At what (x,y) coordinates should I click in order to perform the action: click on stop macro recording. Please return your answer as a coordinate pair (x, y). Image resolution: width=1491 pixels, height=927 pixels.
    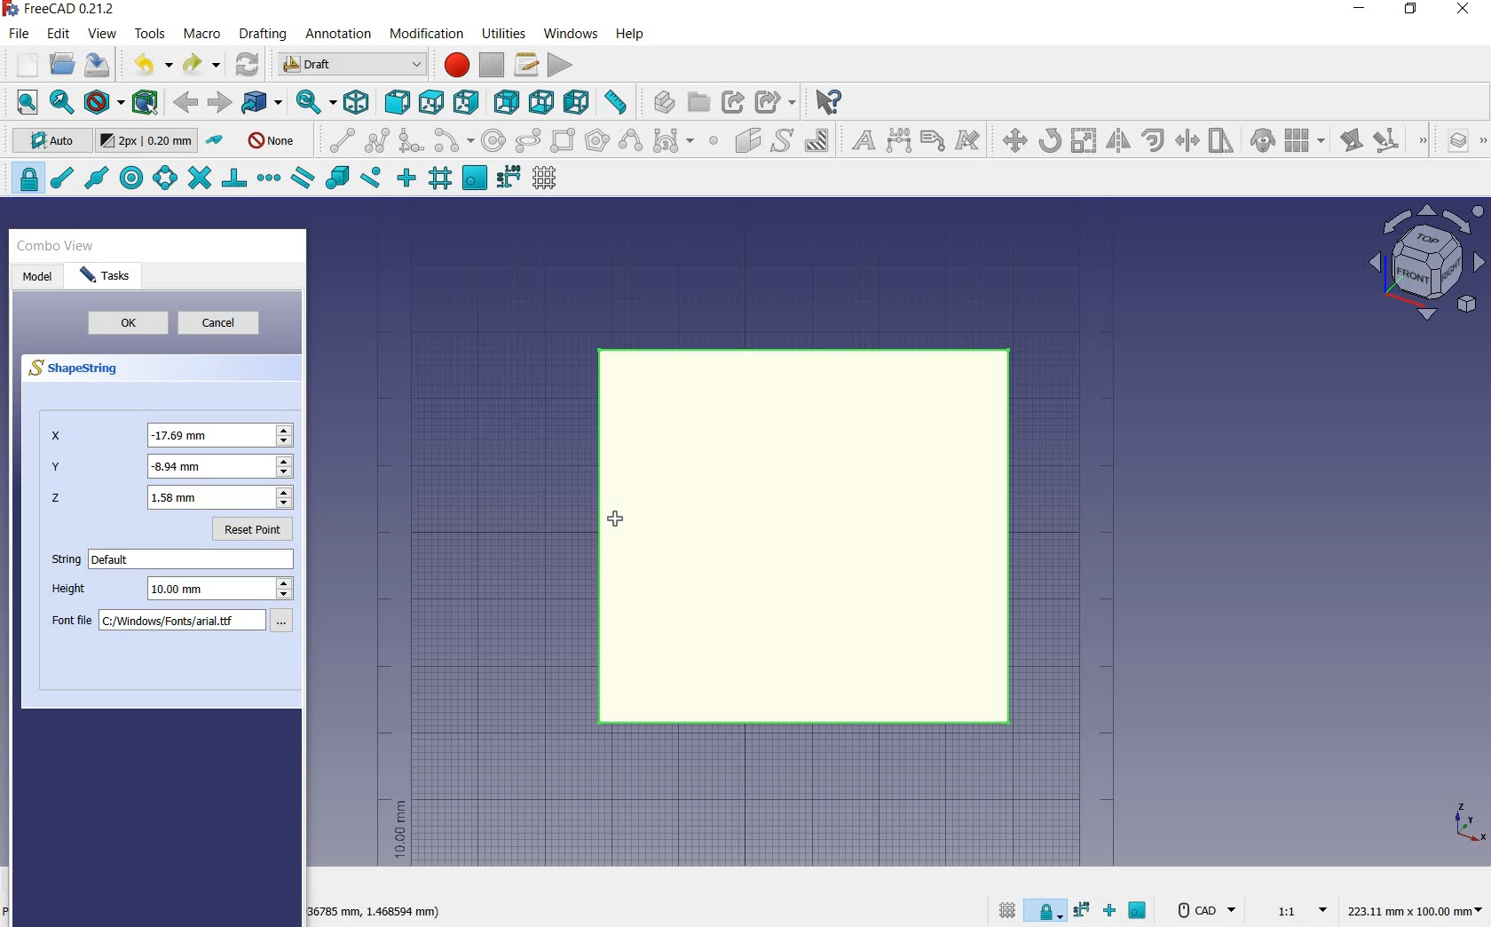
    Looking at the image, I should click on (493, 65).